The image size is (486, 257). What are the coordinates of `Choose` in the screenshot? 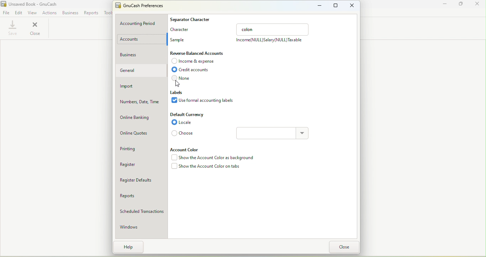 It's located at (182, 134).